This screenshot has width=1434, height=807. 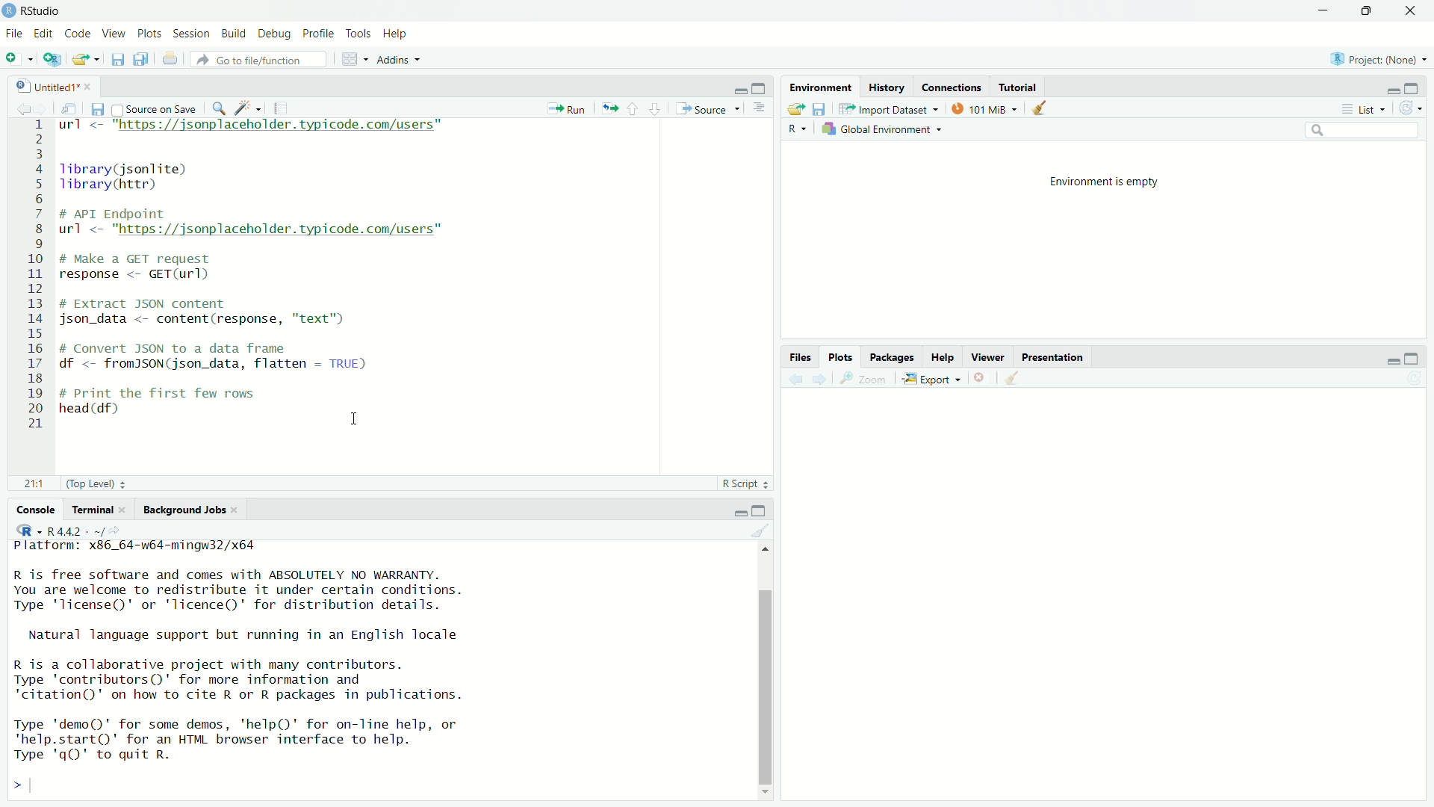 What do you see at coordinates (822, 380) in the screenshot?
I see `Next` at bounding box center [822, 380].